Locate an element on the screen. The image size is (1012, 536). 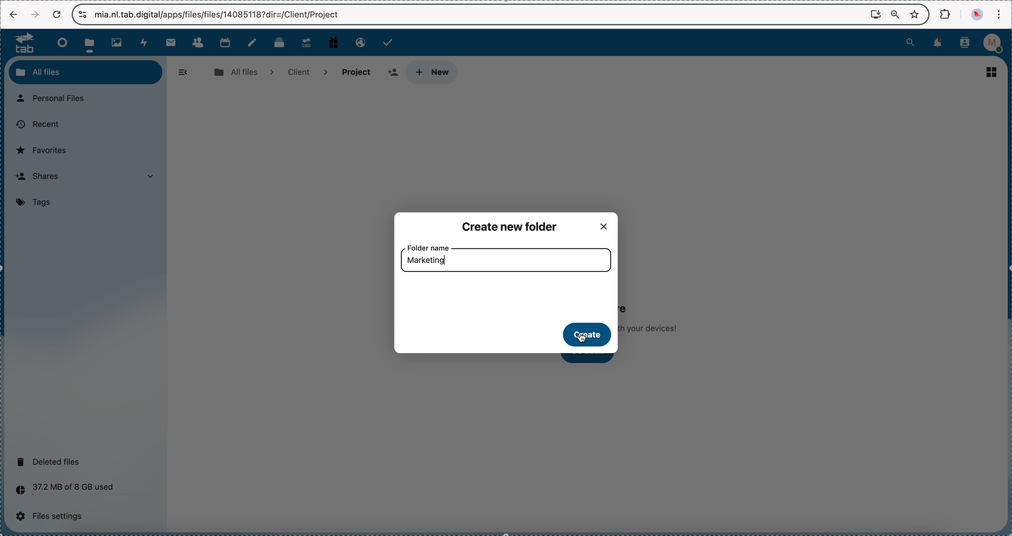
tab is located at coordinates (21, 42).